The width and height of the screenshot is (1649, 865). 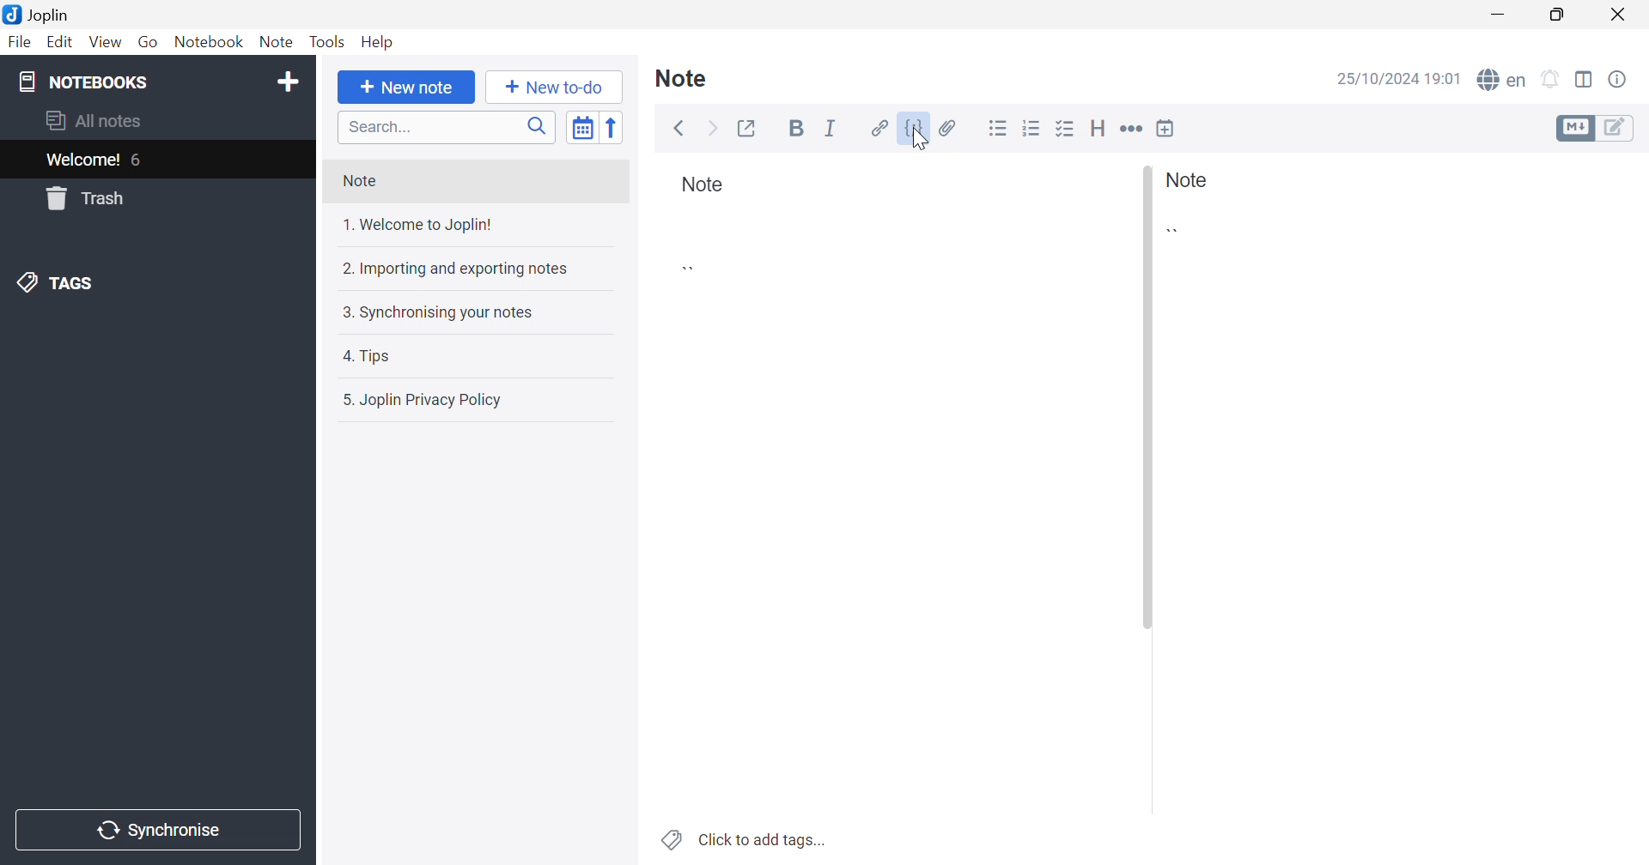 What do you see at coordinates (796, 128) in the screenshot?
I see `Bold` at bounding box center [796, 128].